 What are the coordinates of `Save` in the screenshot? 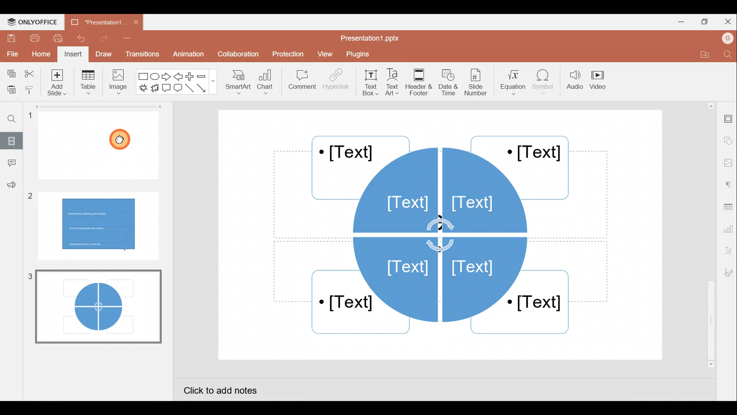 It's located at (10, 38).